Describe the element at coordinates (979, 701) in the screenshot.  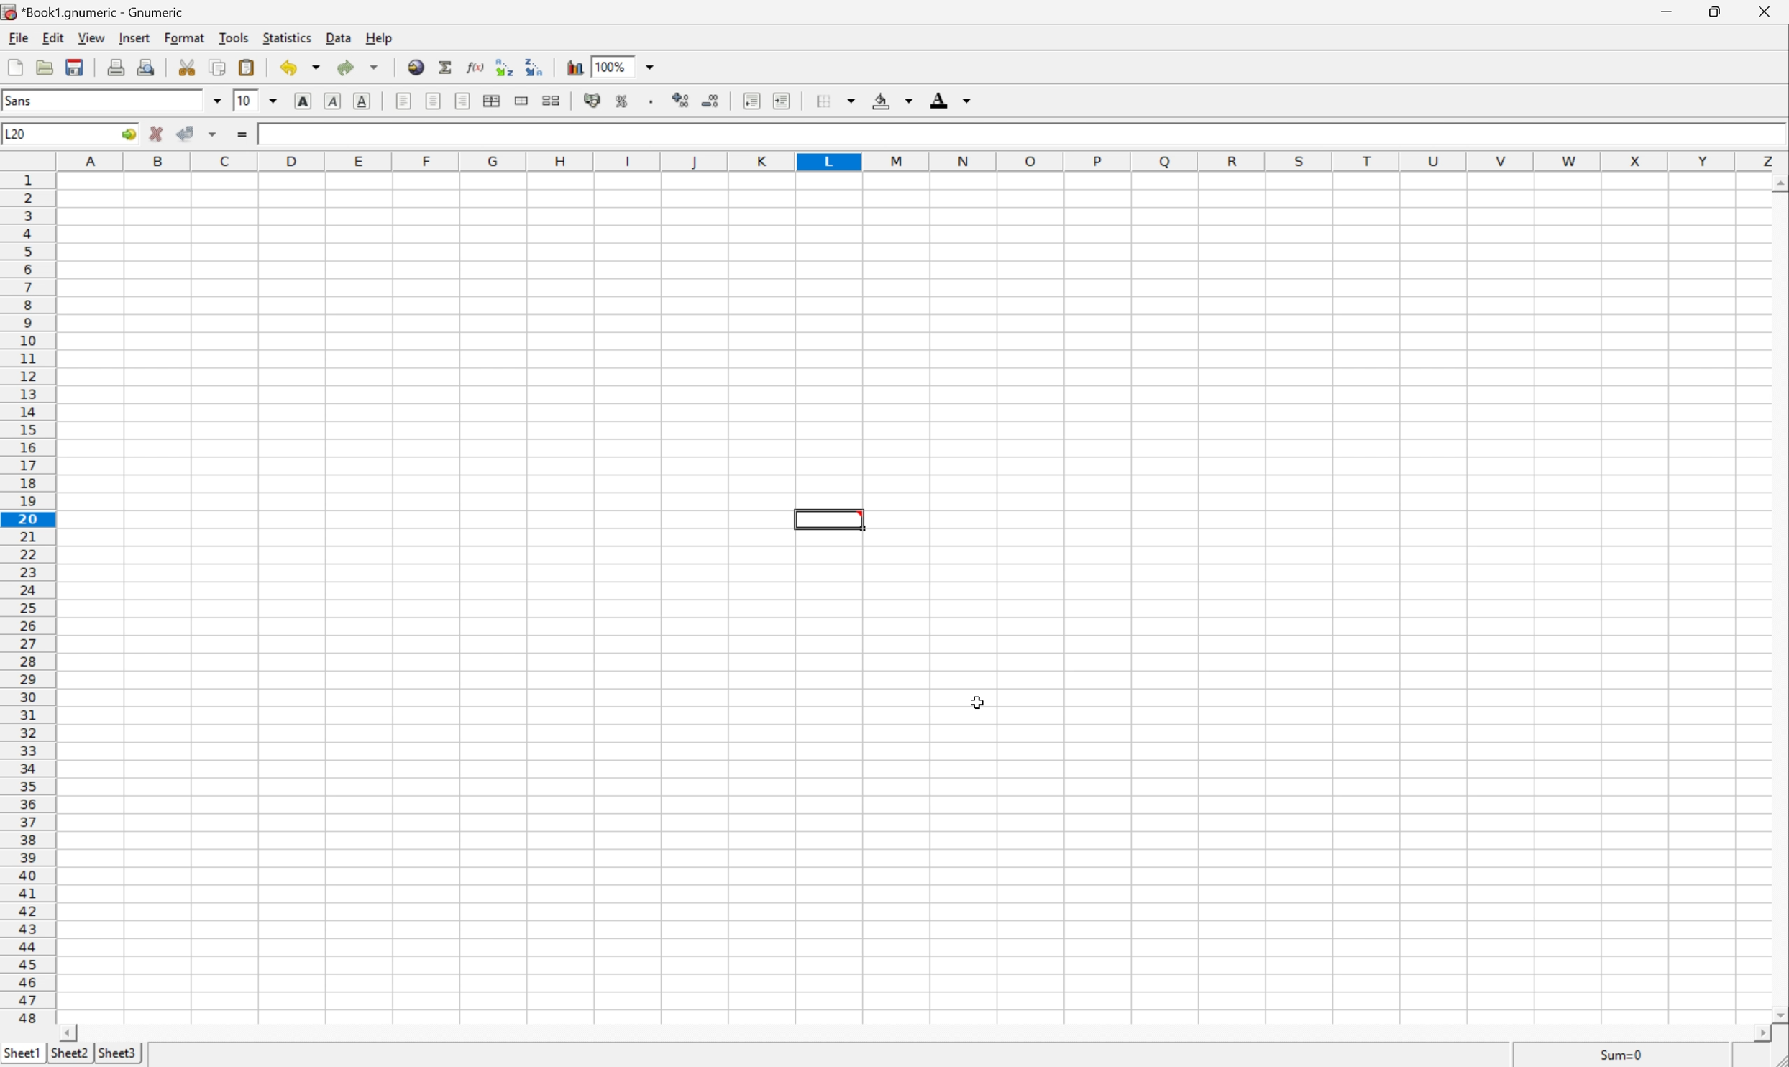
I see `Cursor` at that location.